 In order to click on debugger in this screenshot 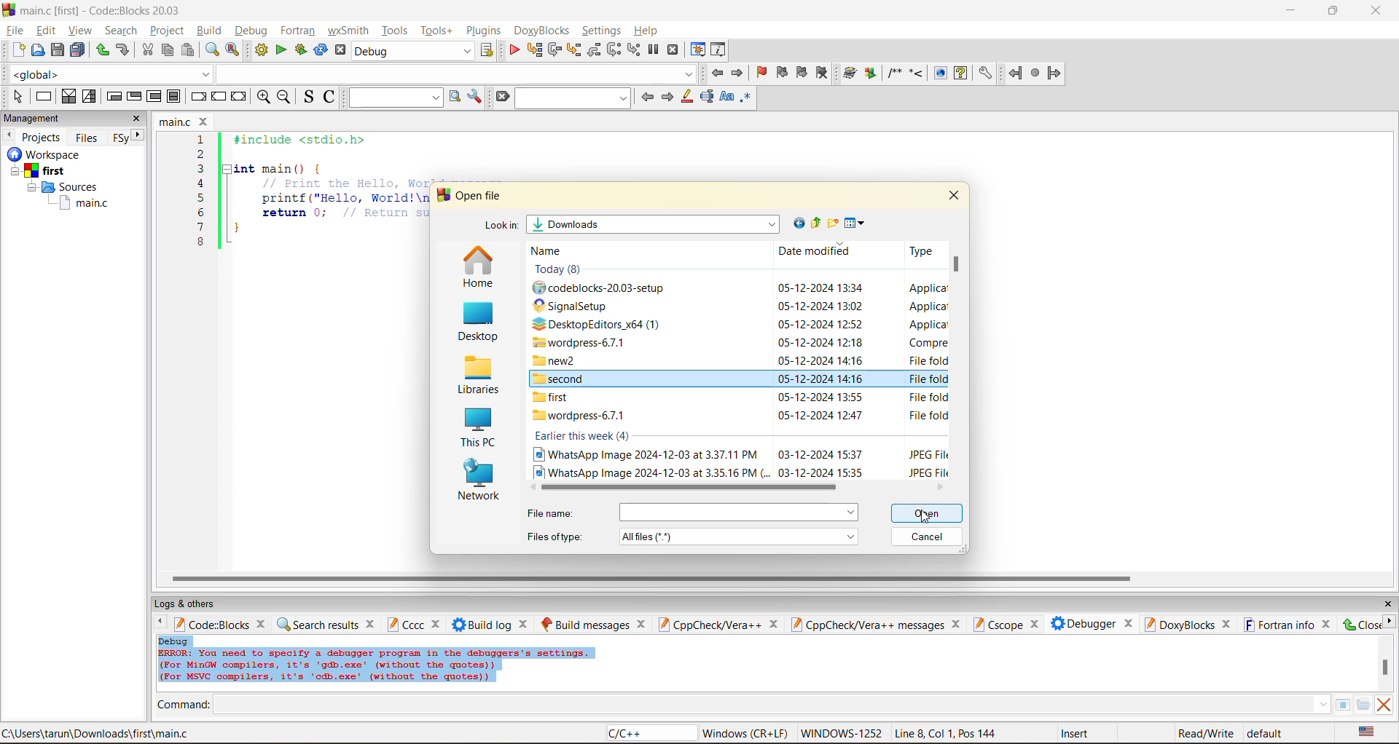, I will do `click(1083, 623)`.